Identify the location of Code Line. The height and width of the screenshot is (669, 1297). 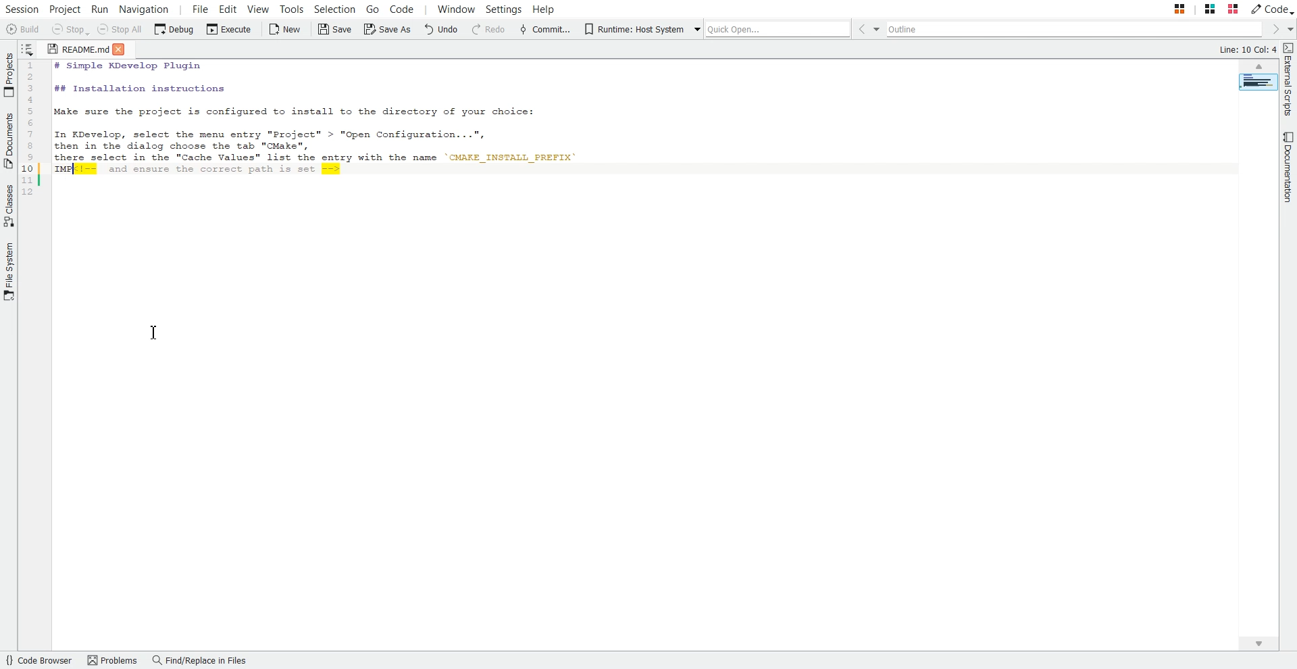
(30, 130).